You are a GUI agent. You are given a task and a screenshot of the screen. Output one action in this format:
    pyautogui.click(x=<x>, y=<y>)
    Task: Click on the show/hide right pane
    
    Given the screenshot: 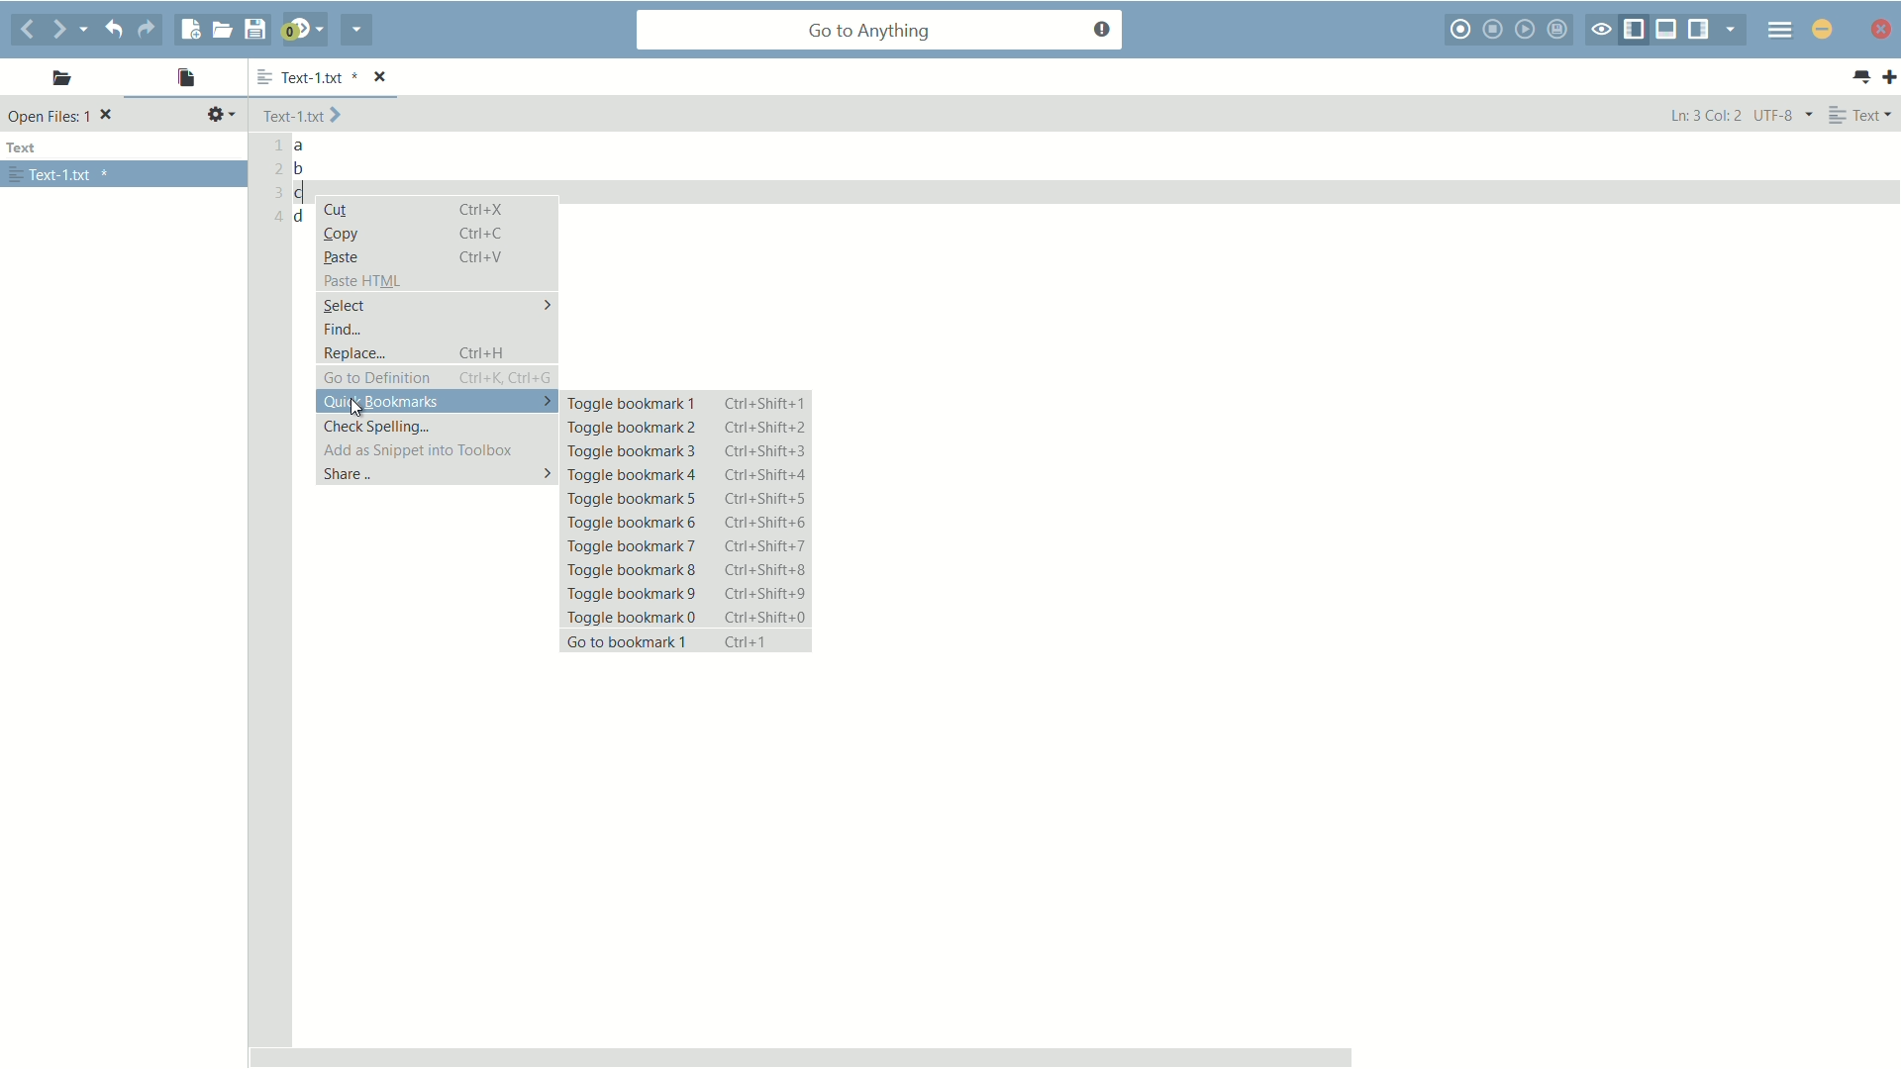 What is the action you would take?
    pyautogui.click(x=1700, y=29)
    